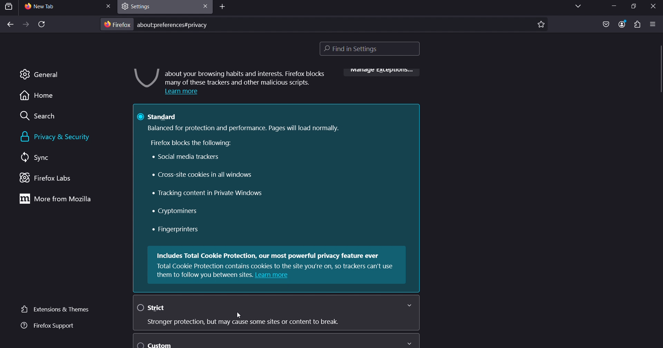 This screenshot has width=663, height=348. What do you see at coordinates (25, 25) in the screenshot?
I see `forward one page` at bounding box center [25, 25].